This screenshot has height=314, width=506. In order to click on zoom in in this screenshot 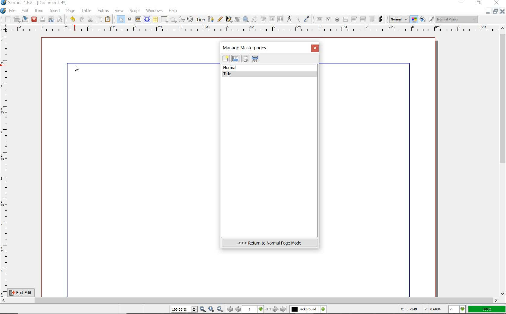, I will do `click(220, 309)`.